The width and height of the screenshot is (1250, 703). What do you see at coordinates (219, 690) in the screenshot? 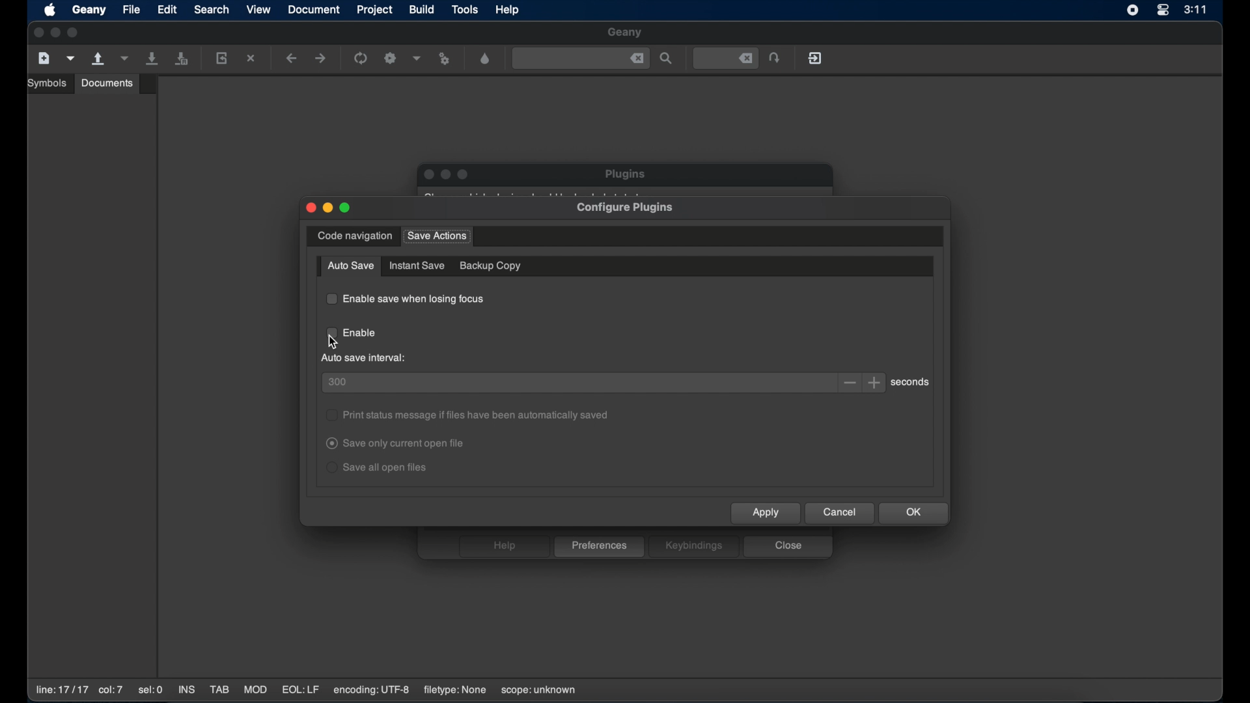
I see `TAB` at bounding box center [219, 690].